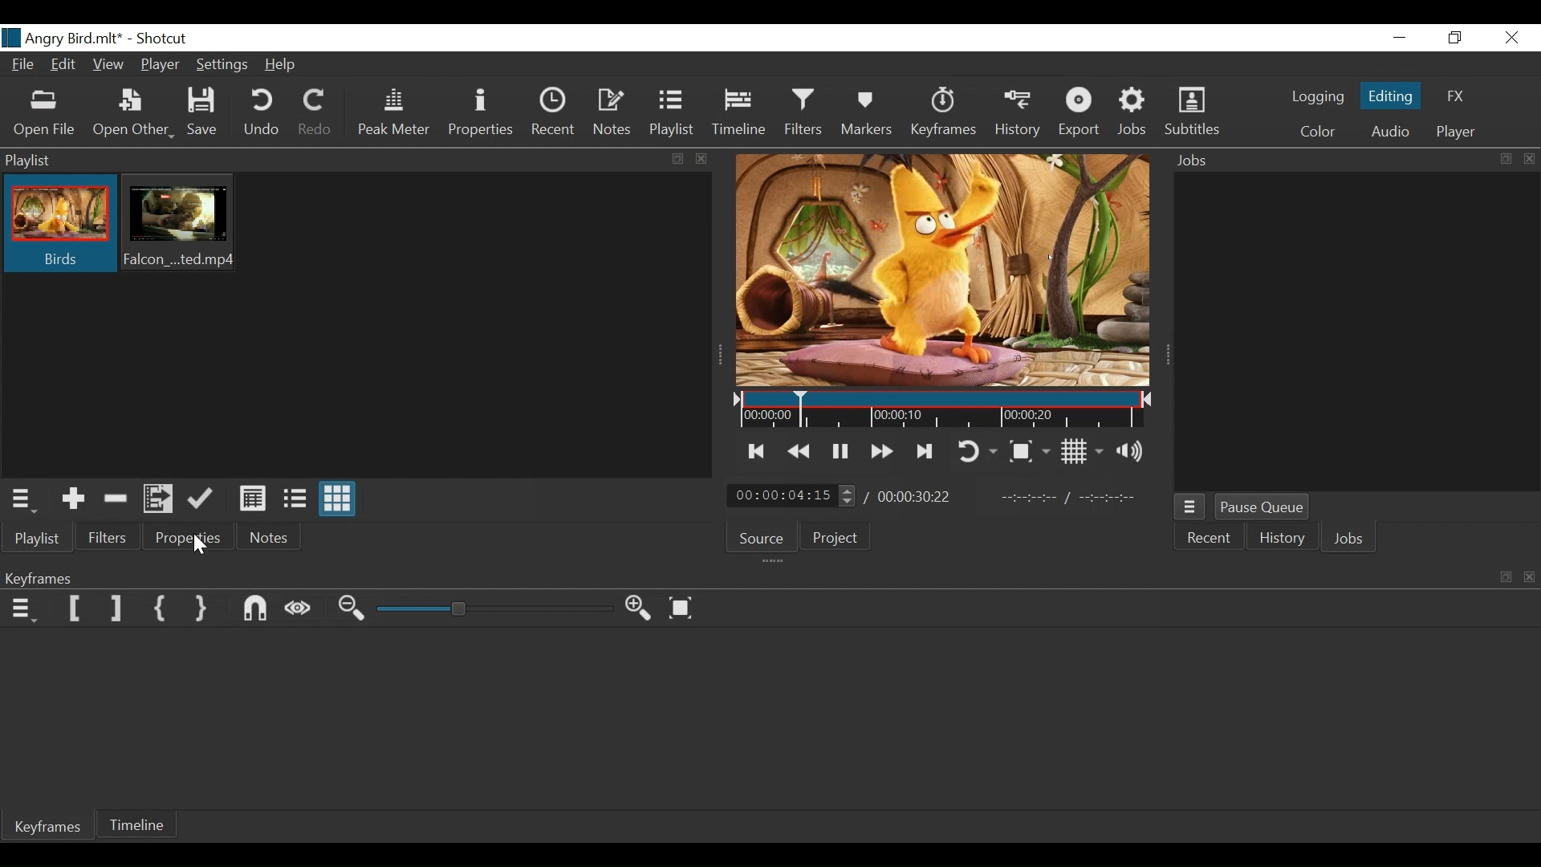 This screenshot has width=1541, height=867. What do you see at coordinates (23, 66) in the screenshot?
I see `File` at bounding box center [23, 66].